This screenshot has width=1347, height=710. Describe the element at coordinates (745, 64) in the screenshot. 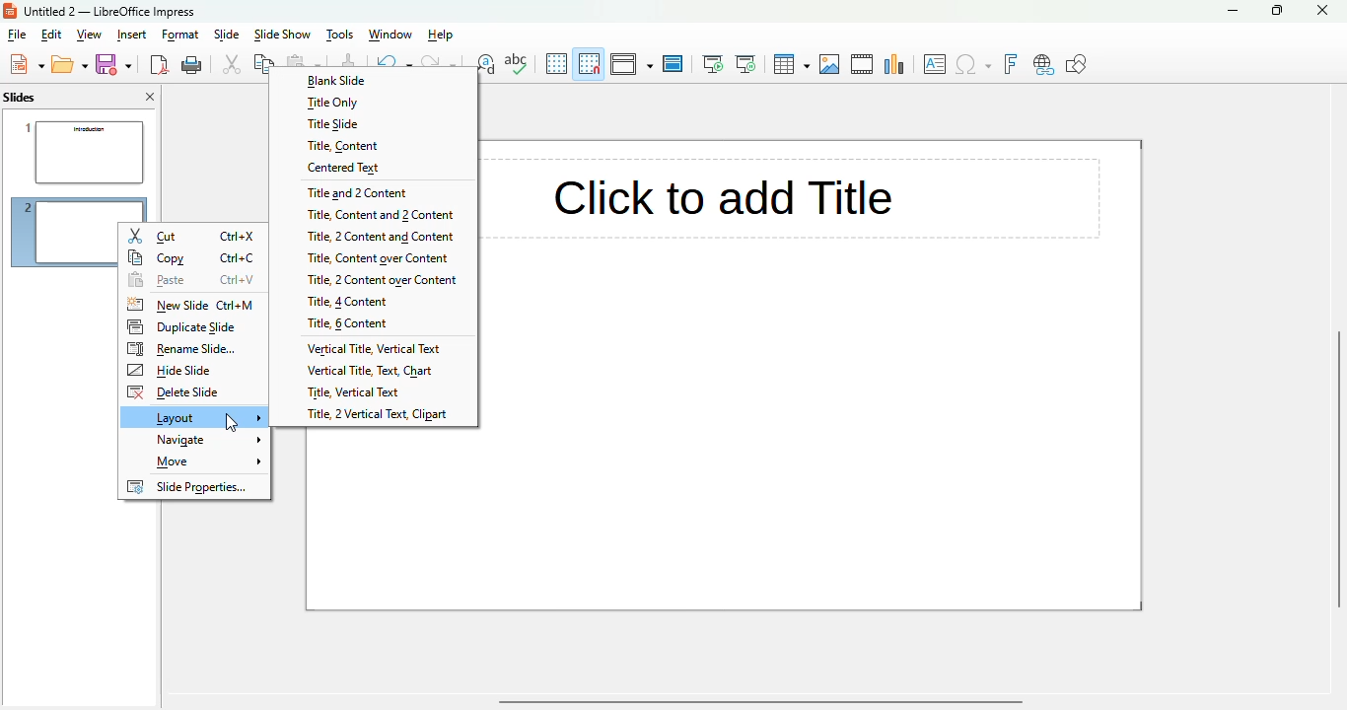

I see `start from current slide` at that location.